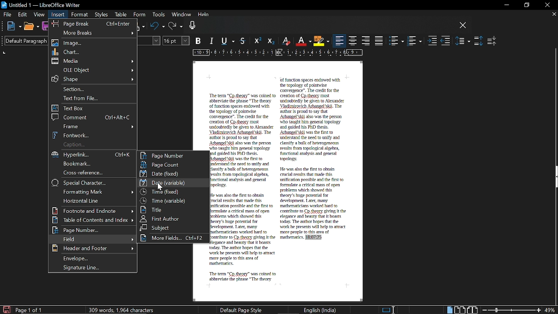  I want to click on More breaks, so click(92, 32).